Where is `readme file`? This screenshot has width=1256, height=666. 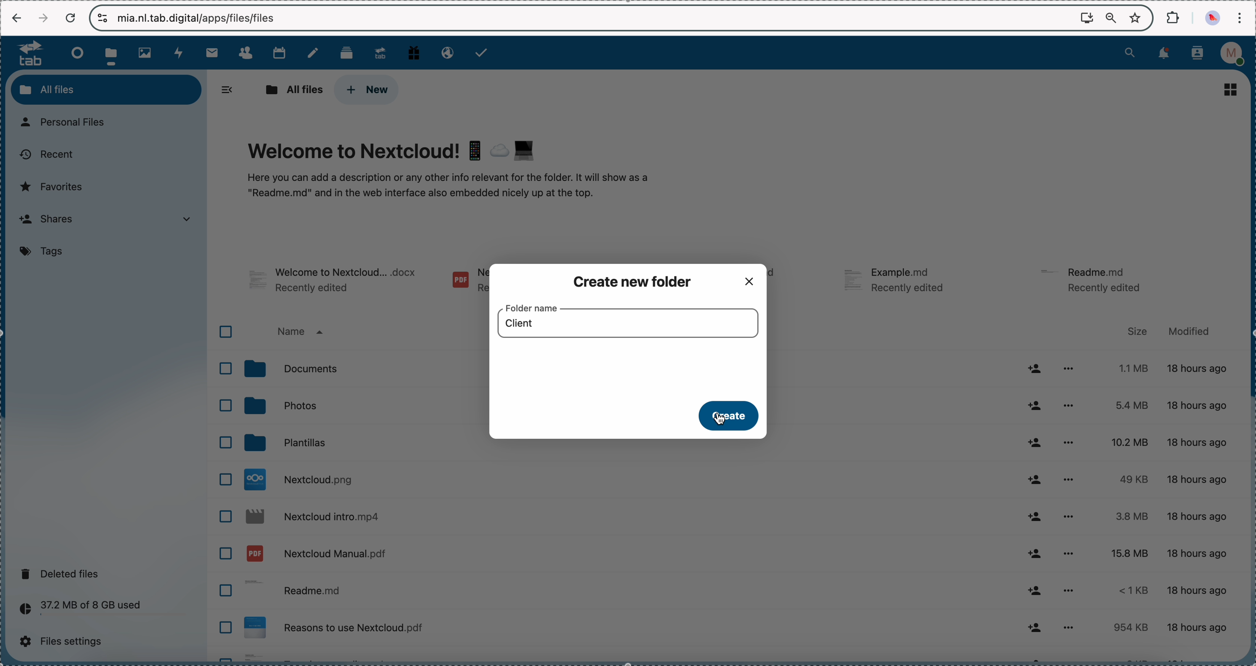 readme file is located at coordinates (625, 592).